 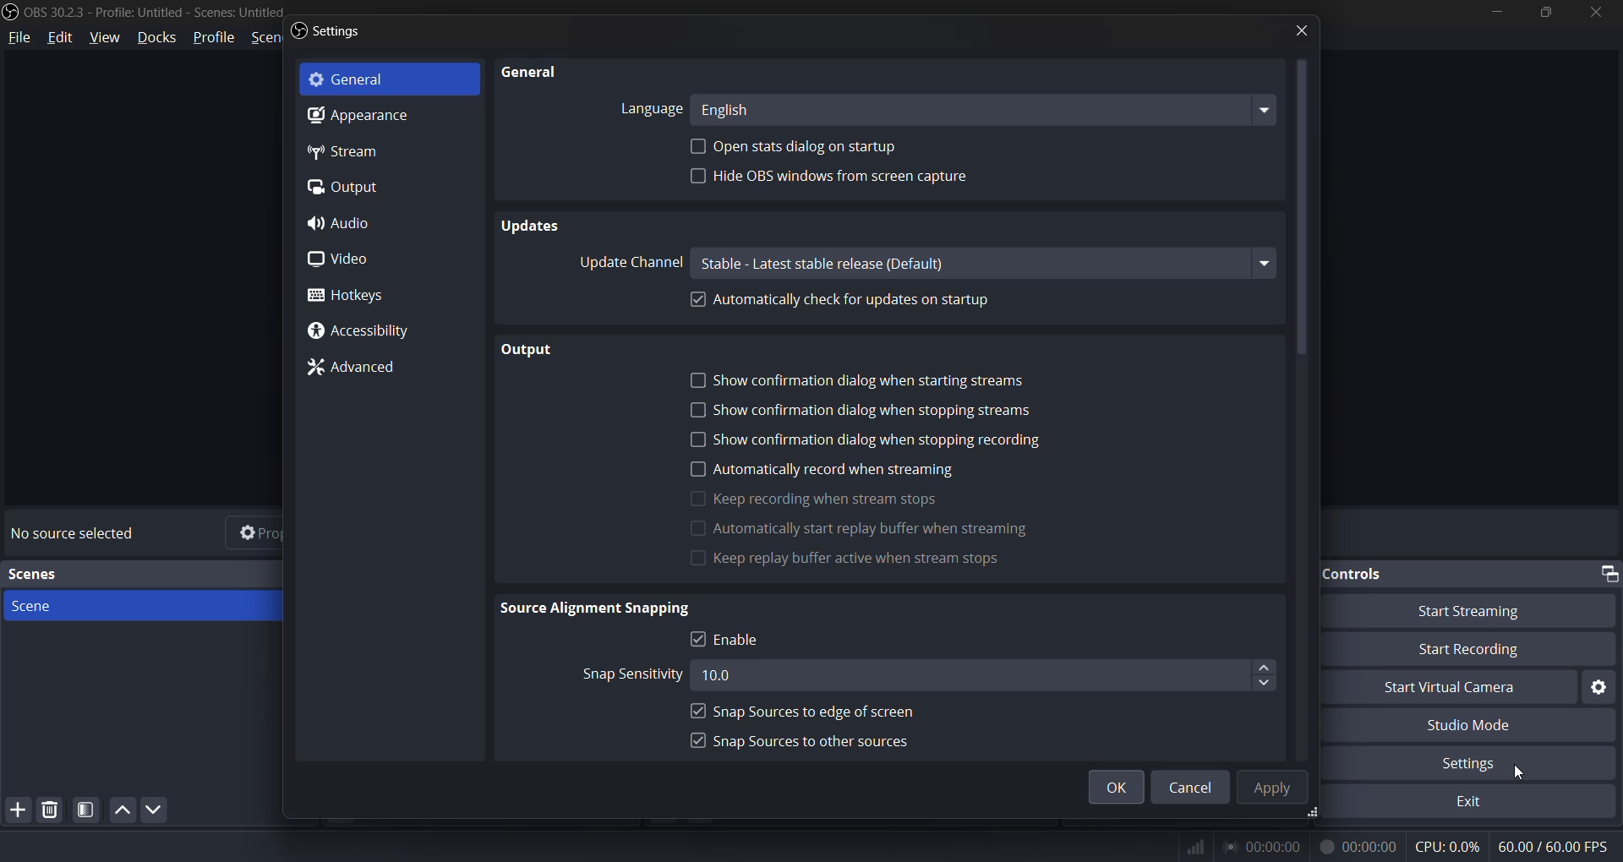 I want to click on stable - latest stable release(default), so click(x=985, y=261).